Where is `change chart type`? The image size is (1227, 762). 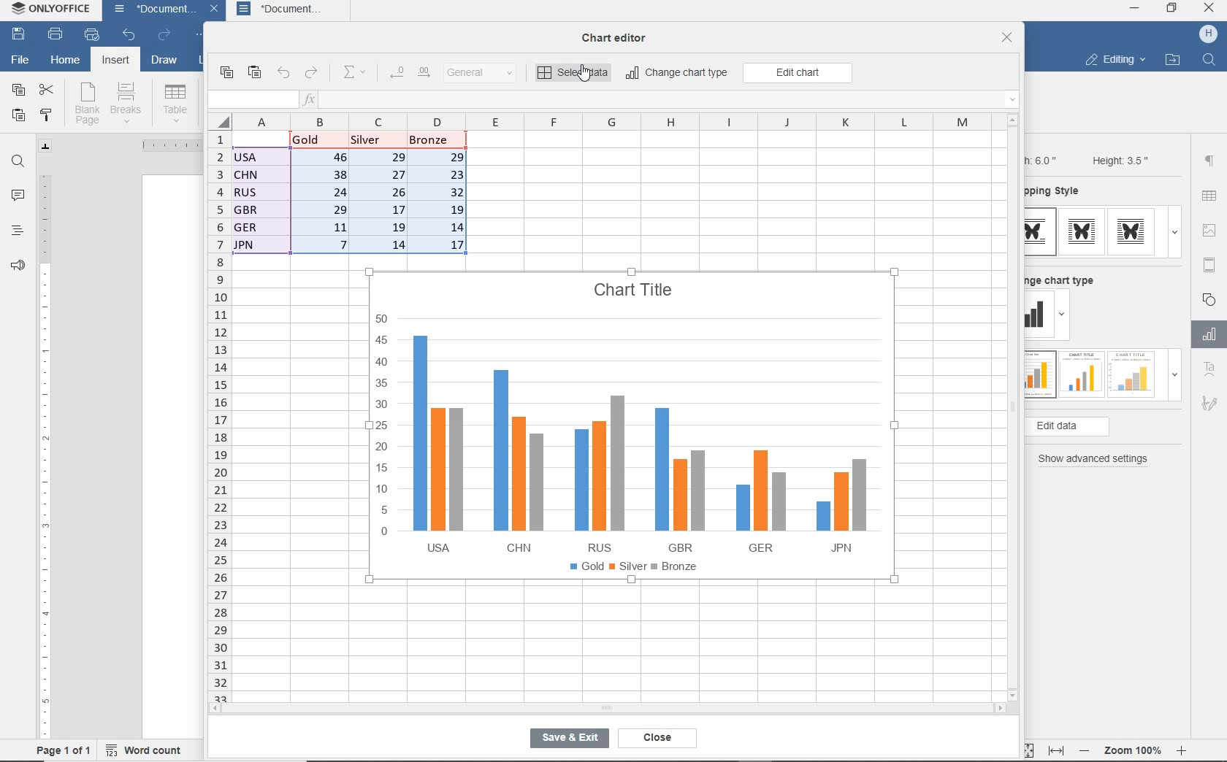 change chart type is located at coordinates (1066, 279).